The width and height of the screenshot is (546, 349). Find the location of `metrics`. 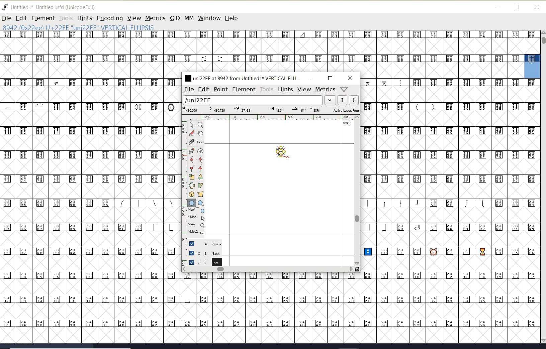

metrics is located at coordinates (325, 90).